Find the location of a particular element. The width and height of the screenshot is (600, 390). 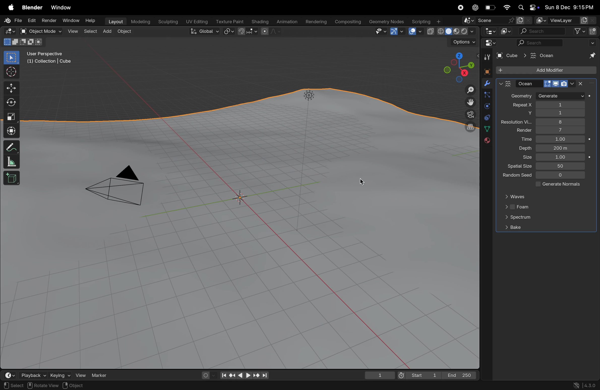

1 is located at coordinates (561, 157).